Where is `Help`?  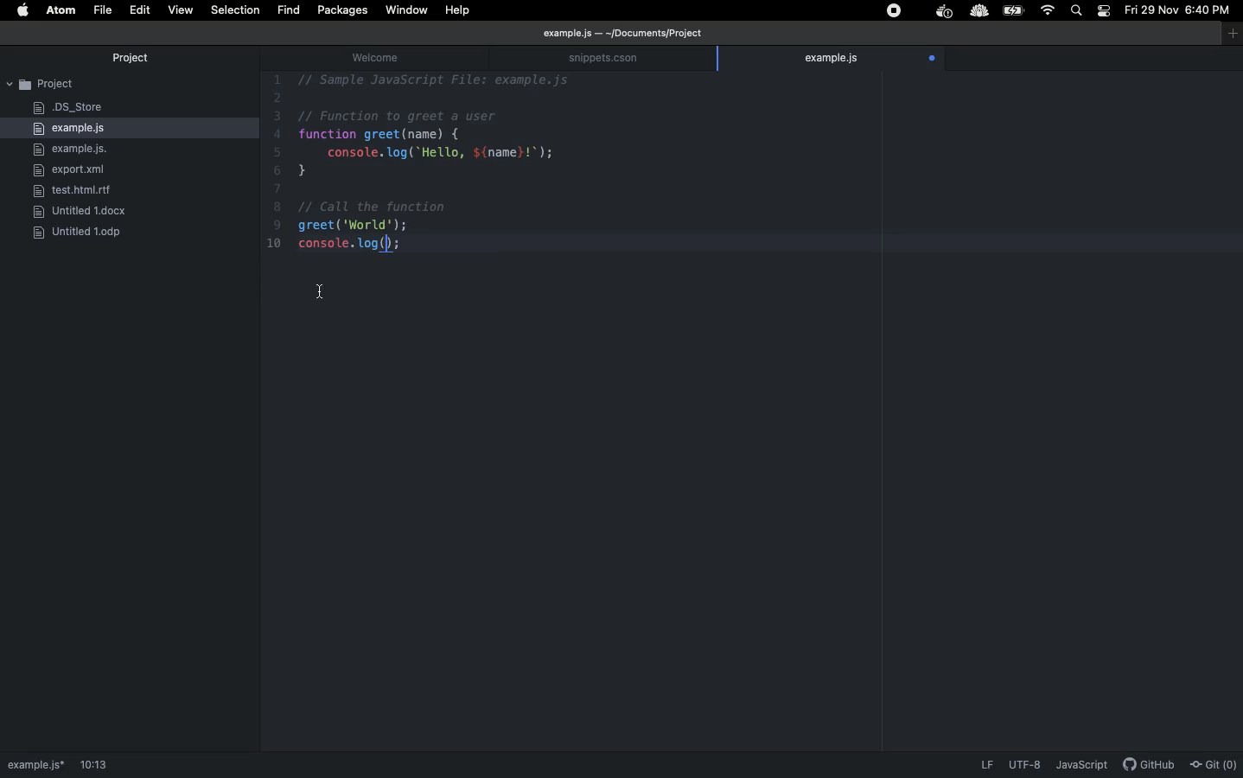
Help is located at coordinates (458, 10).